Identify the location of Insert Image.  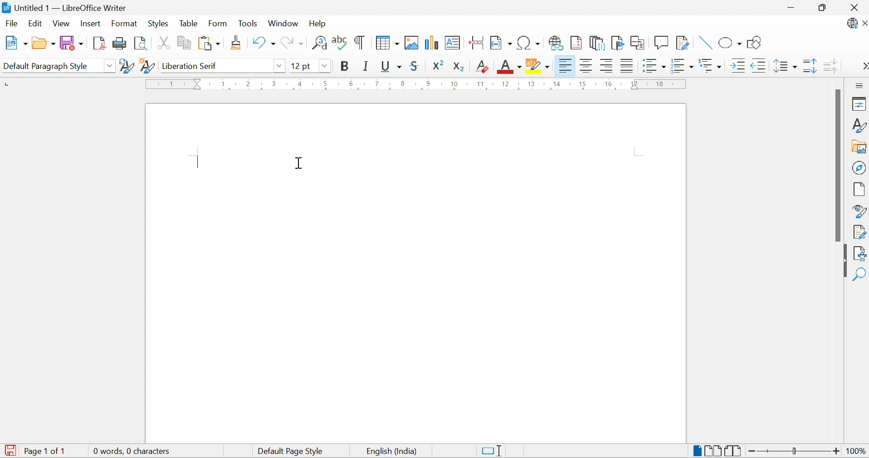
(413, 43).